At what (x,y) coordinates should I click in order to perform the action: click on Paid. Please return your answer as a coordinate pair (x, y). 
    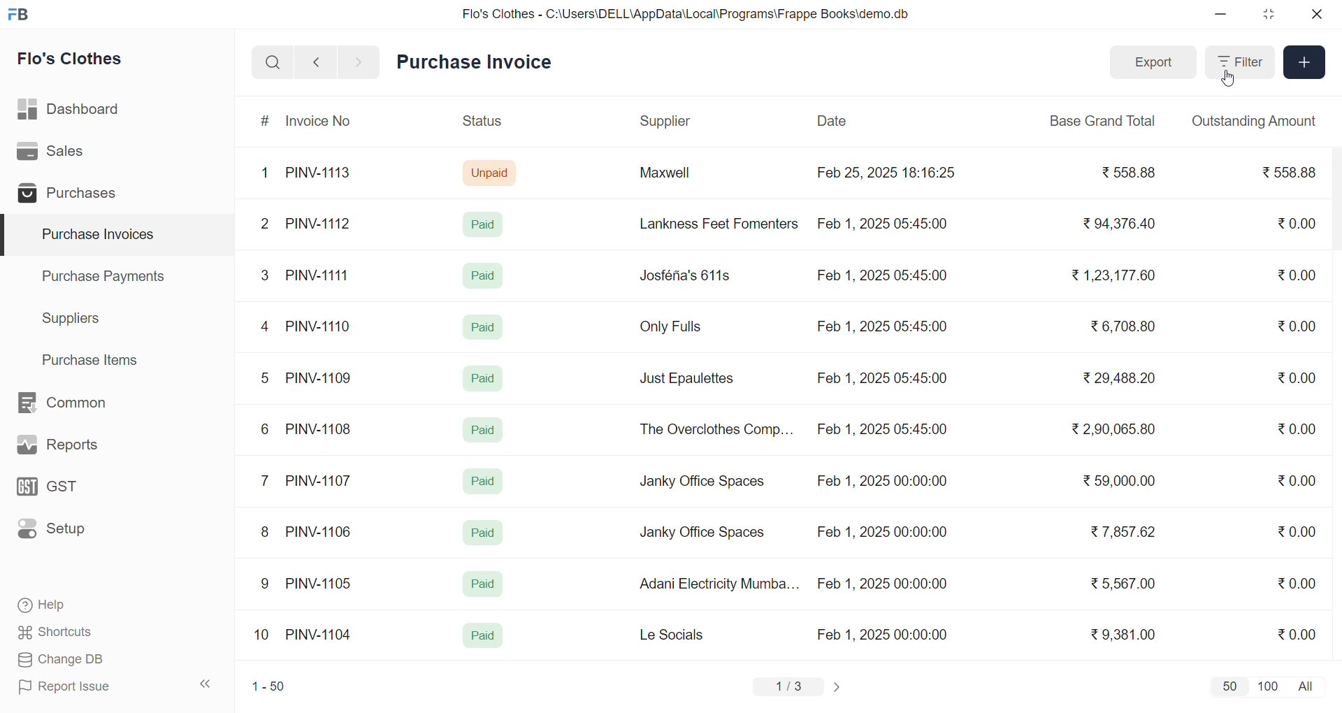
    Looking at the image, I should click on (486, 376).